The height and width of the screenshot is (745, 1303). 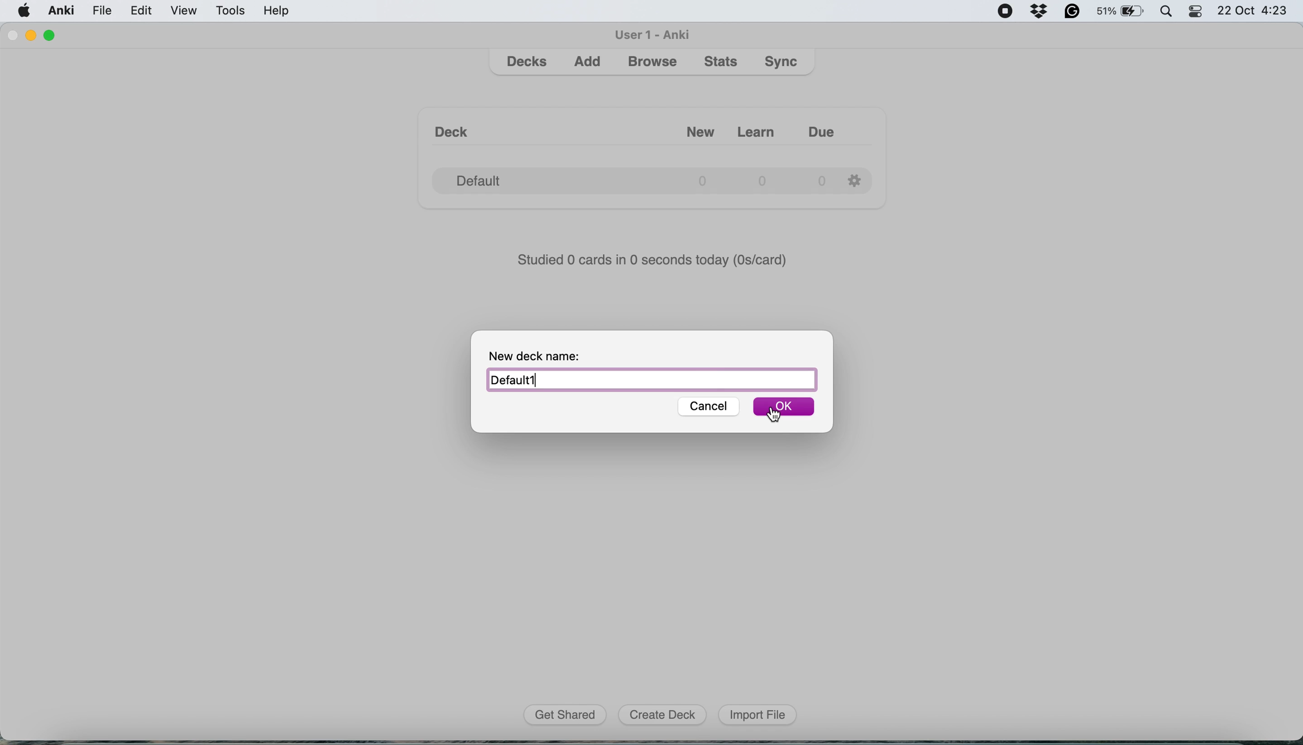 What do you see at coordinates (1167, 13) in the screenshot?
I see `spotlight search` at bounding box center [1167, 13].